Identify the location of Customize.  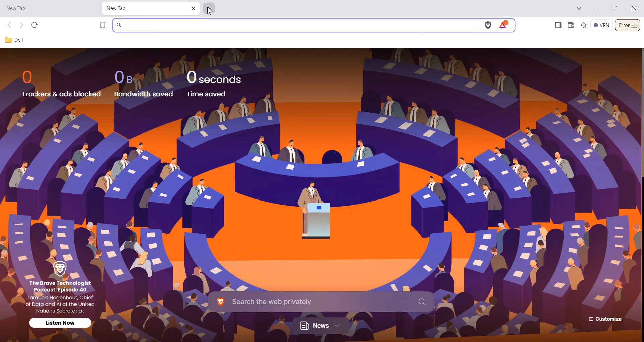
(603, 319).